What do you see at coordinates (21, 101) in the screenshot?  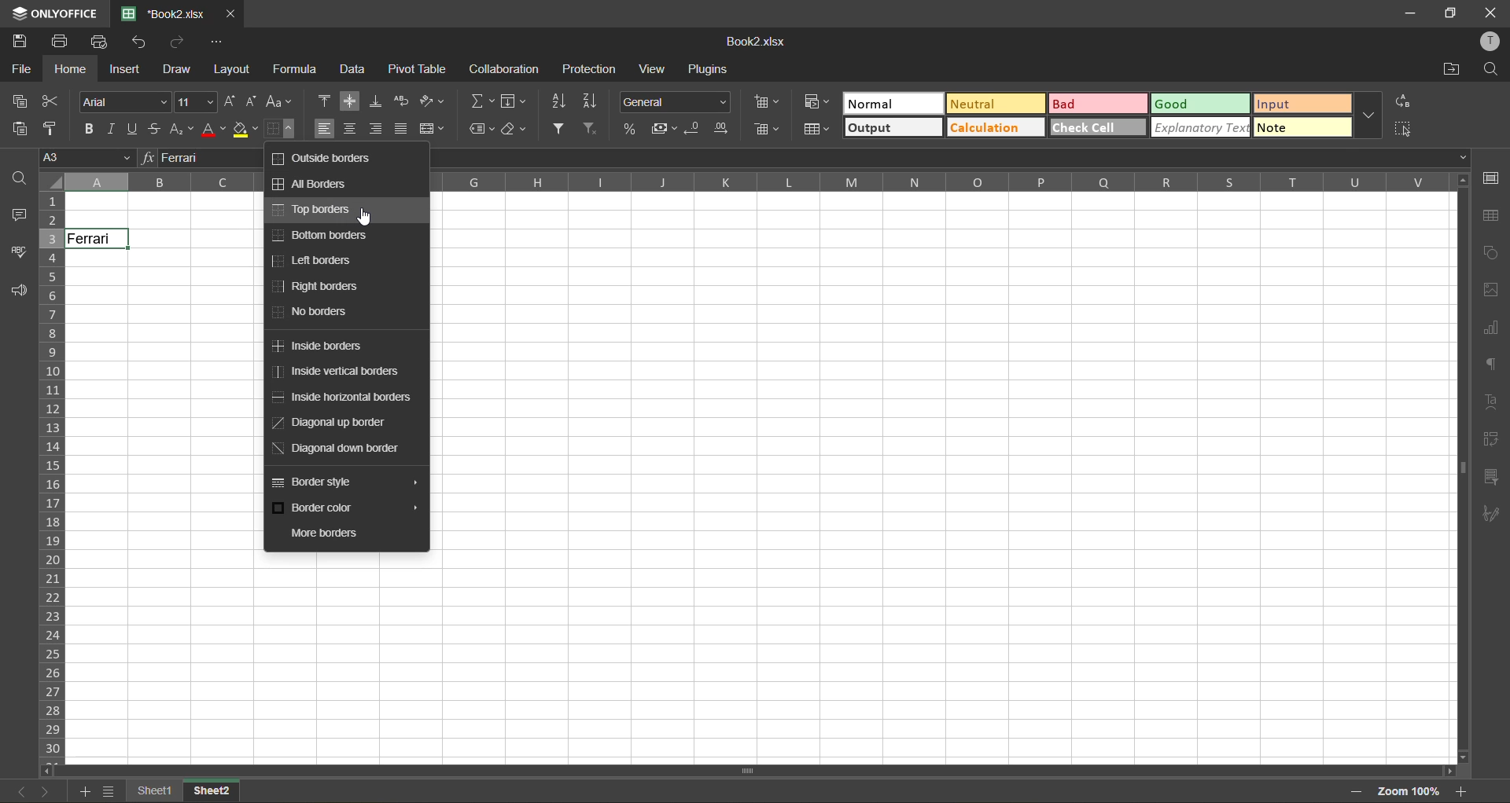 I see `copy` at bounding box center [21, 101].